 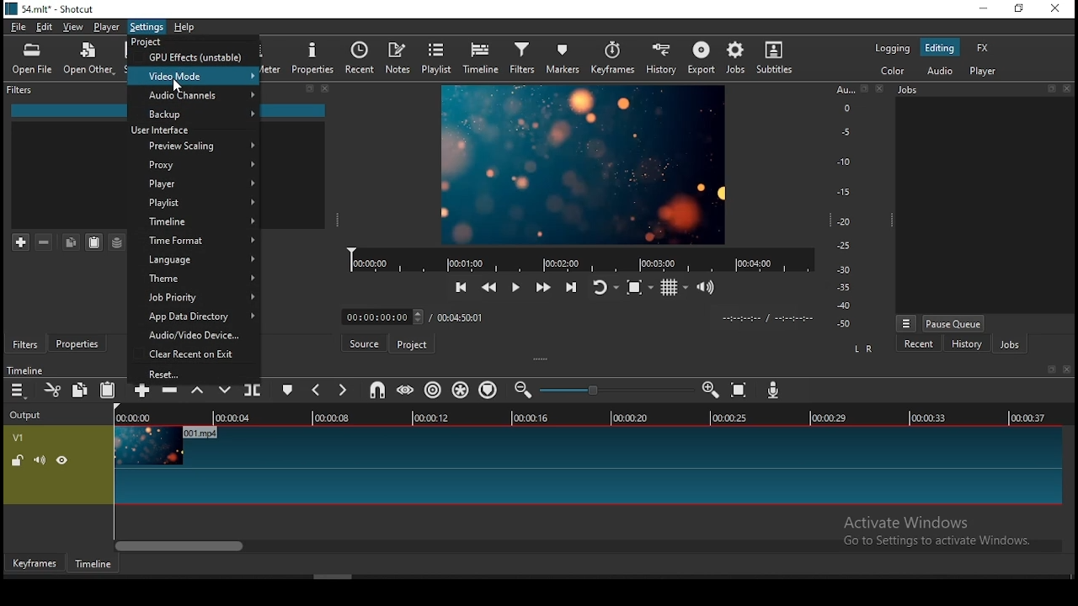 What do you see at coordinates (197, 394) in the screenshot?
I see `lift` at bounding box center [197, 394].